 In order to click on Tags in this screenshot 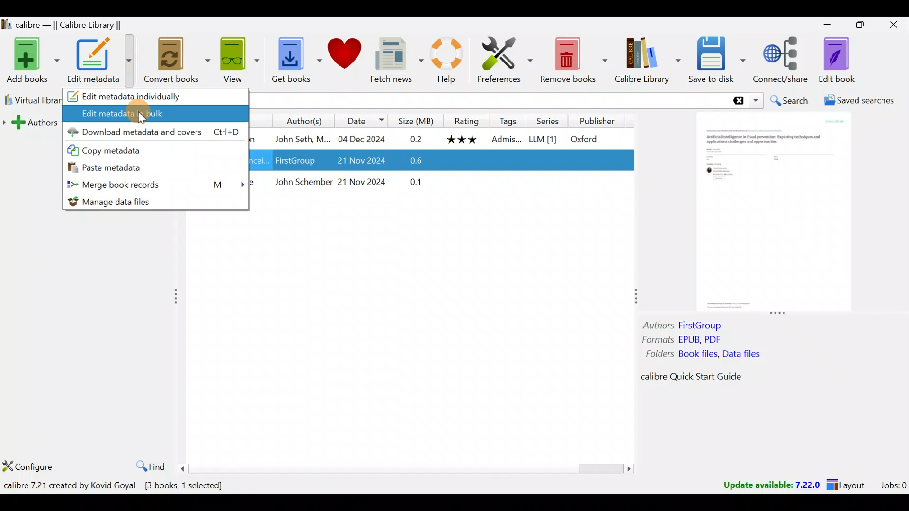, I will do `click(508, 120)`.